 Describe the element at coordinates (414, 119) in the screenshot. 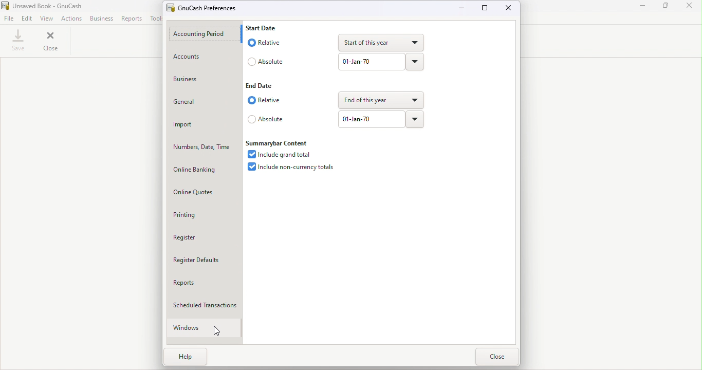

I see `Drop down` at that location.